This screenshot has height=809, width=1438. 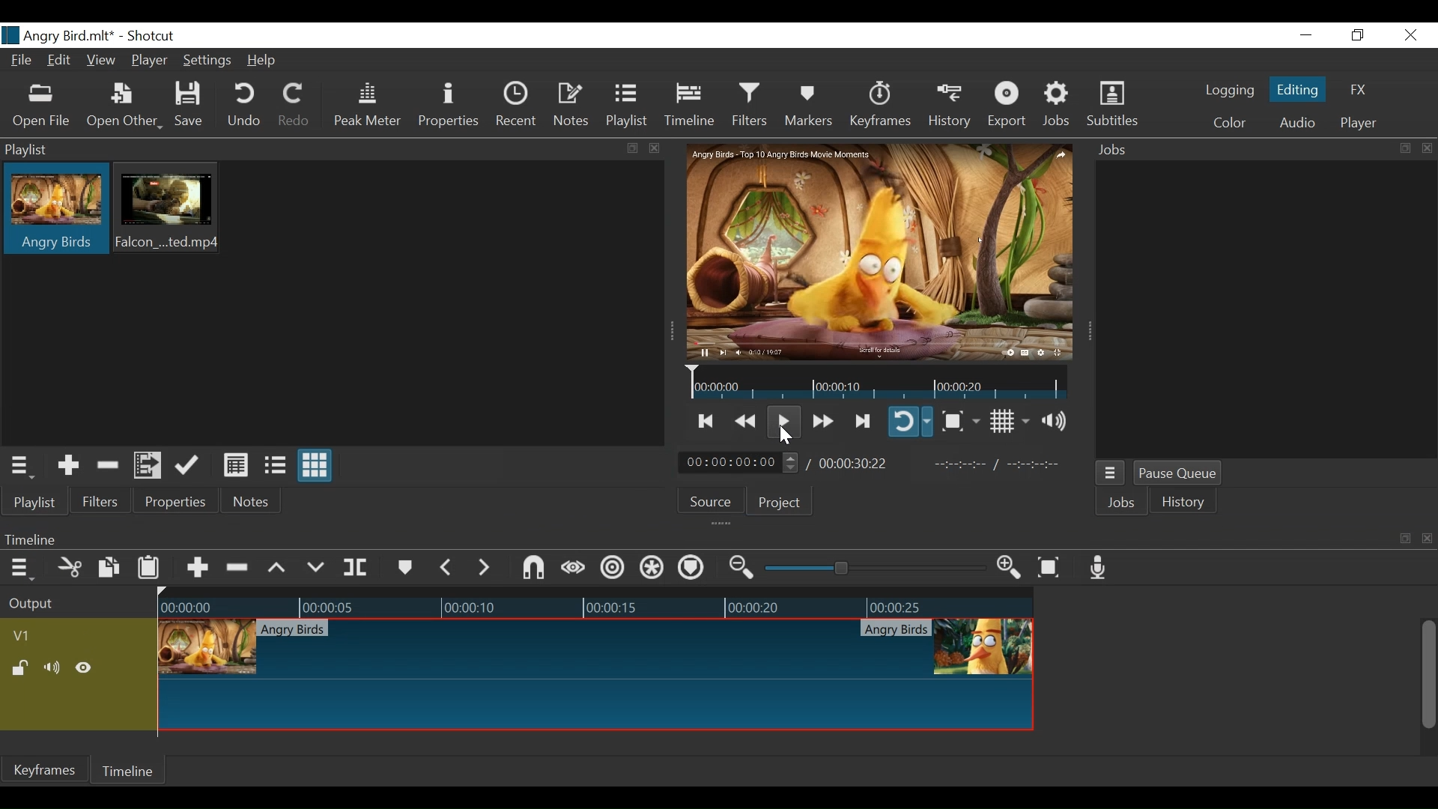 What do you see at coordinates (107, 568) in the screenshot?
I see `Copy` at bounding box center [107, 568].